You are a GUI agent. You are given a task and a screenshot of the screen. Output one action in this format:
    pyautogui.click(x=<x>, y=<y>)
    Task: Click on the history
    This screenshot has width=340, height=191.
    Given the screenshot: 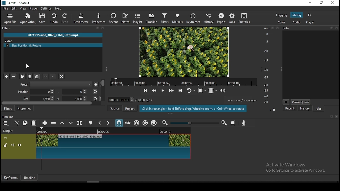 What is the action you would take?
    pyautogui.click(x=305, y=108)
    